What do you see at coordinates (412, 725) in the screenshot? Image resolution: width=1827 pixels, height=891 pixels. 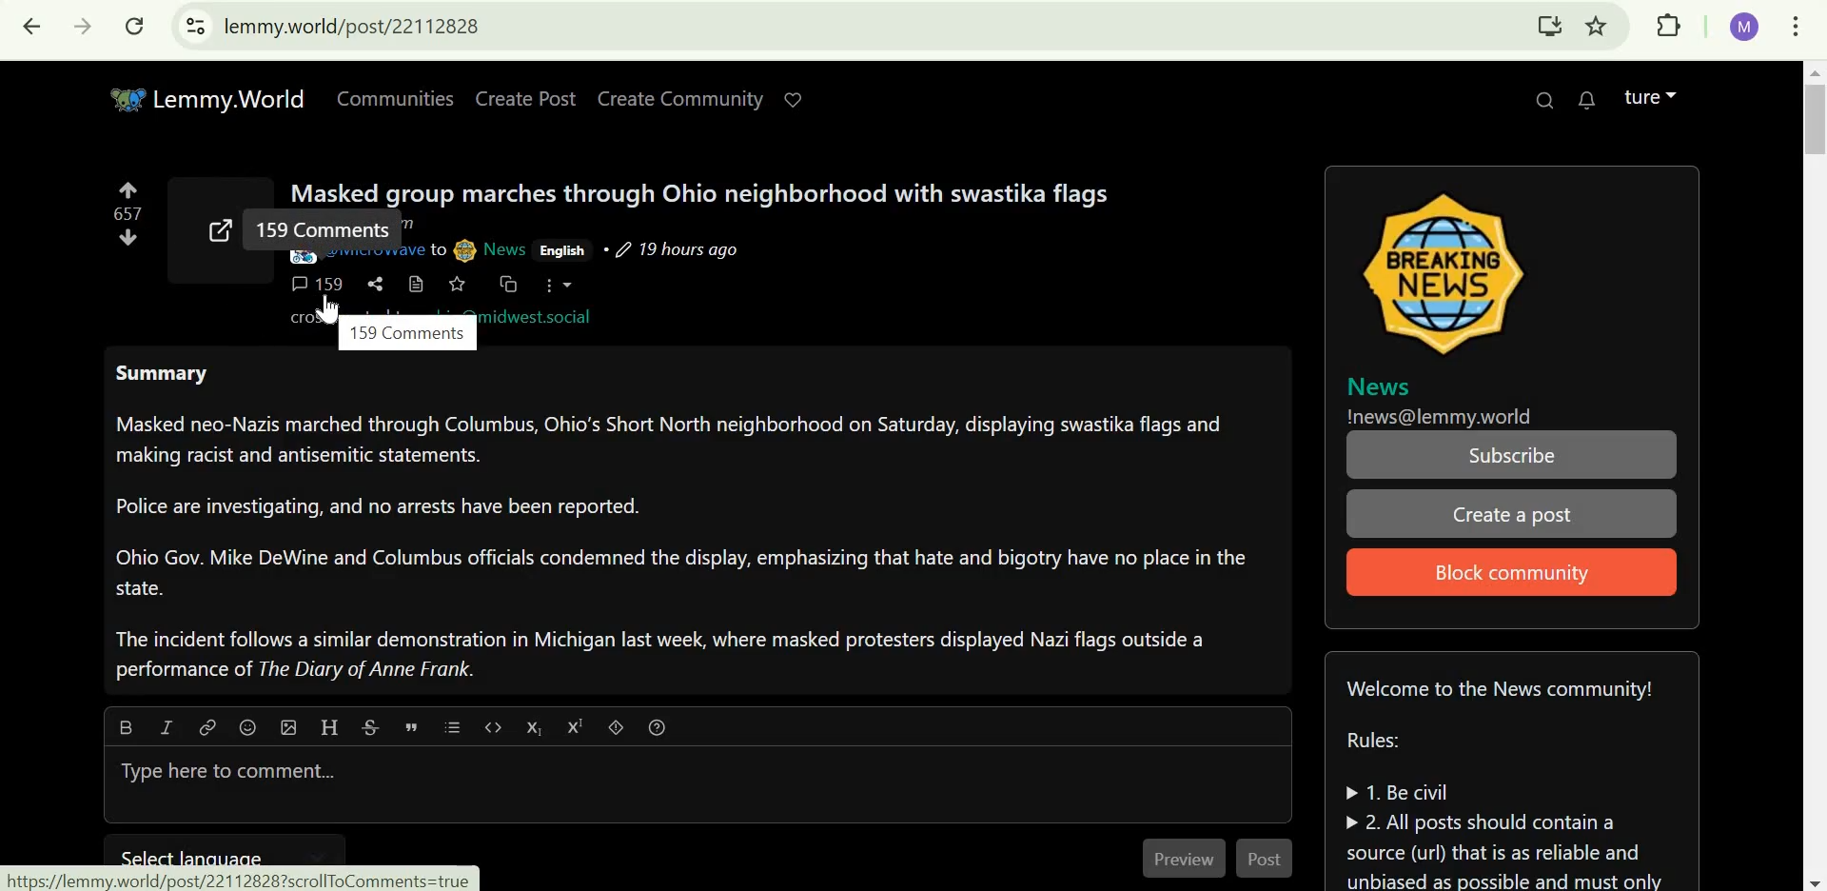 I see `quote` at bounding box center [412, 725].